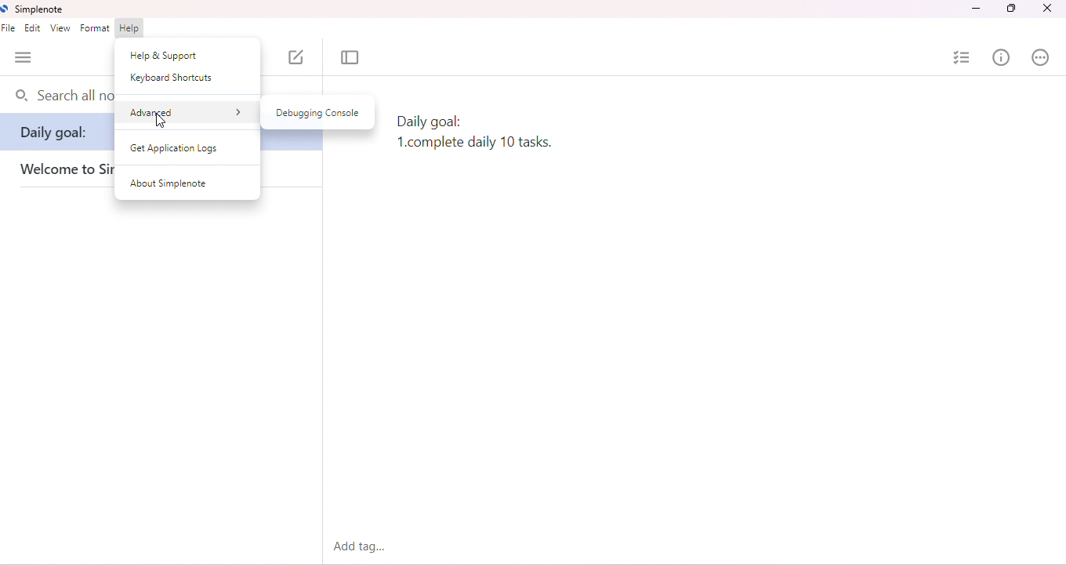  What do you see at coordinates (962, 57) in the screenshot?
I see `insert checklist` at bounding box center [962, 57].